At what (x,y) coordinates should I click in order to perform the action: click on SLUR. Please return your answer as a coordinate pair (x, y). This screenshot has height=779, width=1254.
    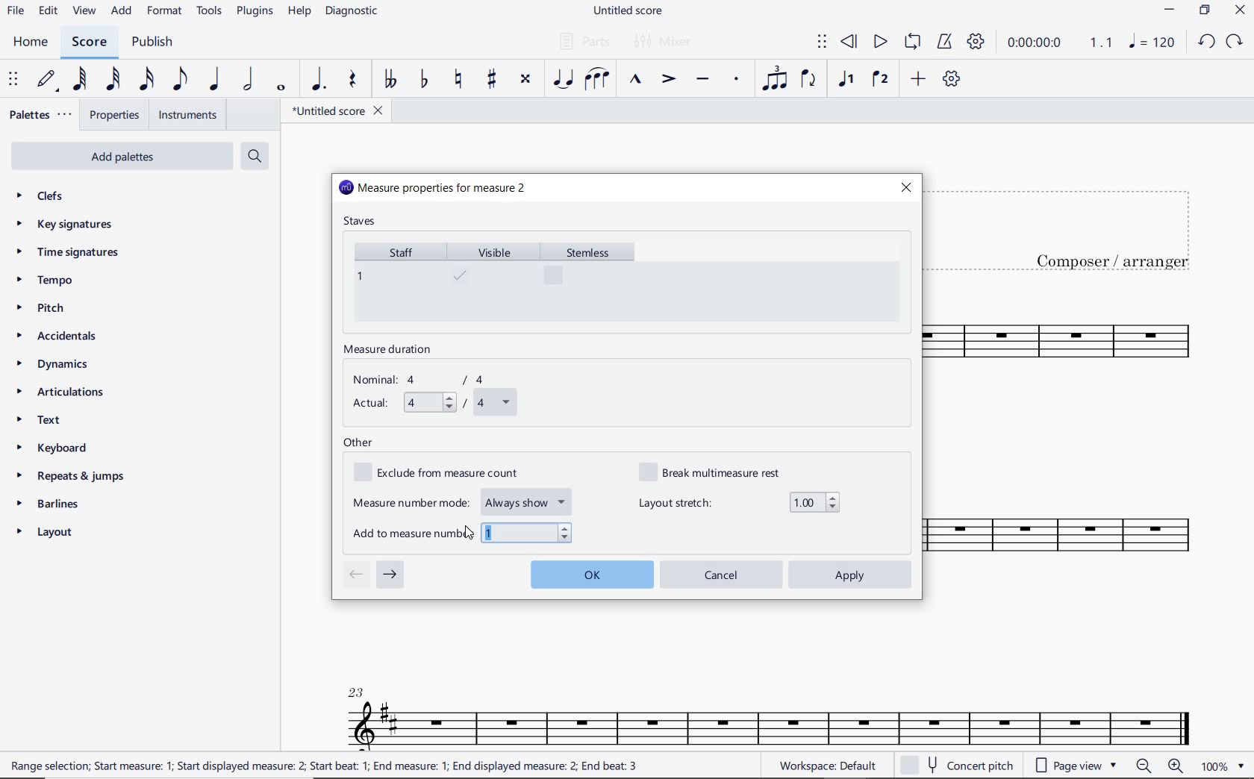
    Looking at the image, I should click on (597, 81).